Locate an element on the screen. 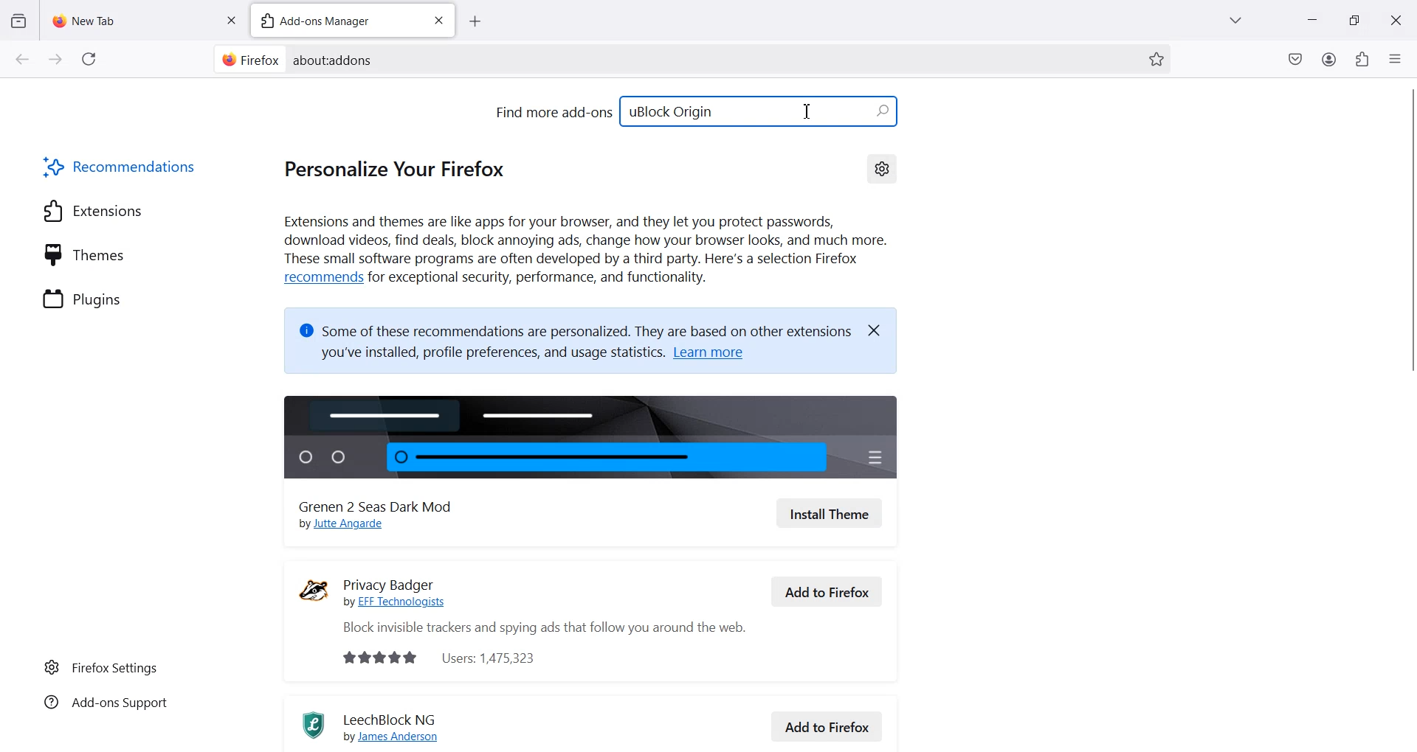 This screenshot has height=752, width=1417. Plugins is located at coordinates (84, 297).